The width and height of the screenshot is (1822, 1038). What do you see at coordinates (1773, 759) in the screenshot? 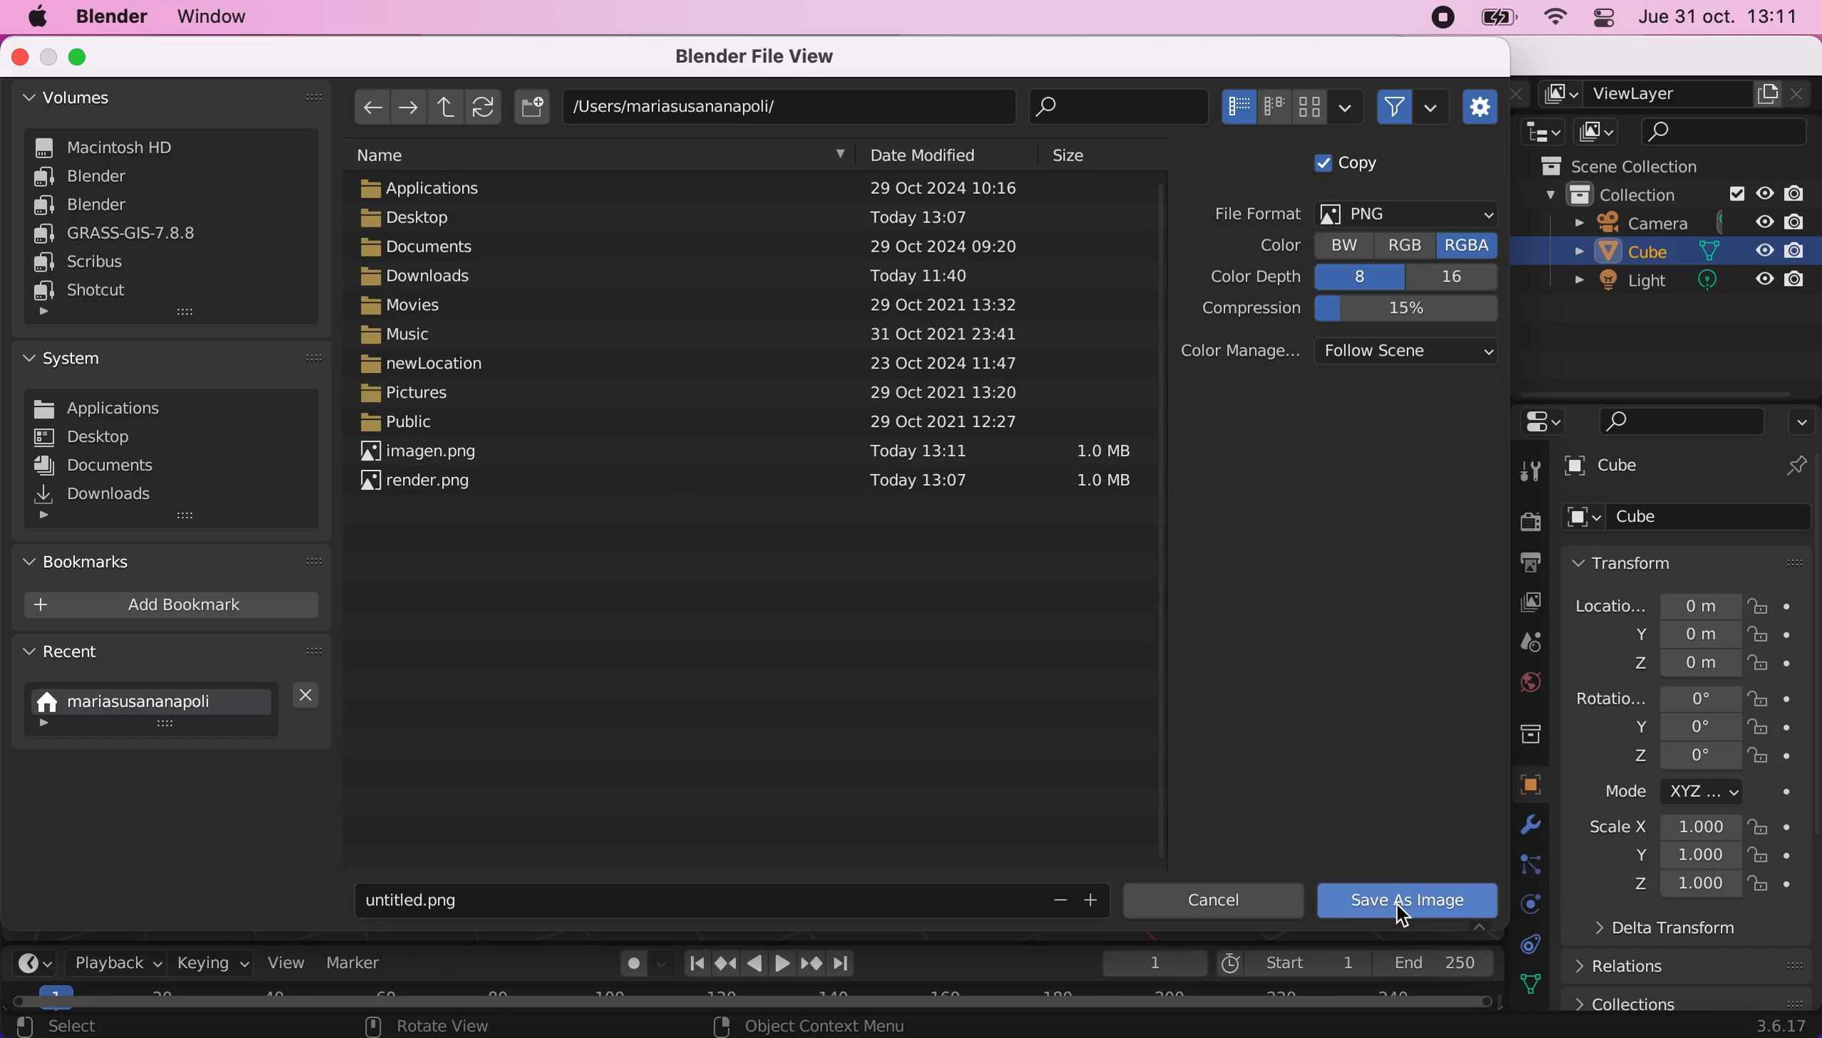
I see `lock` at bounding box center [1773, 759].